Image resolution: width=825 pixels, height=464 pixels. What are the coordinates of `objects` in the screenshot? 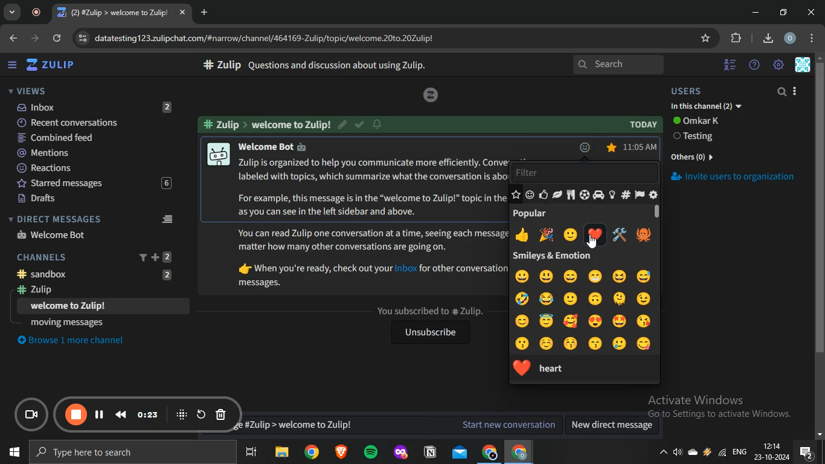 It's located at (612, 195).